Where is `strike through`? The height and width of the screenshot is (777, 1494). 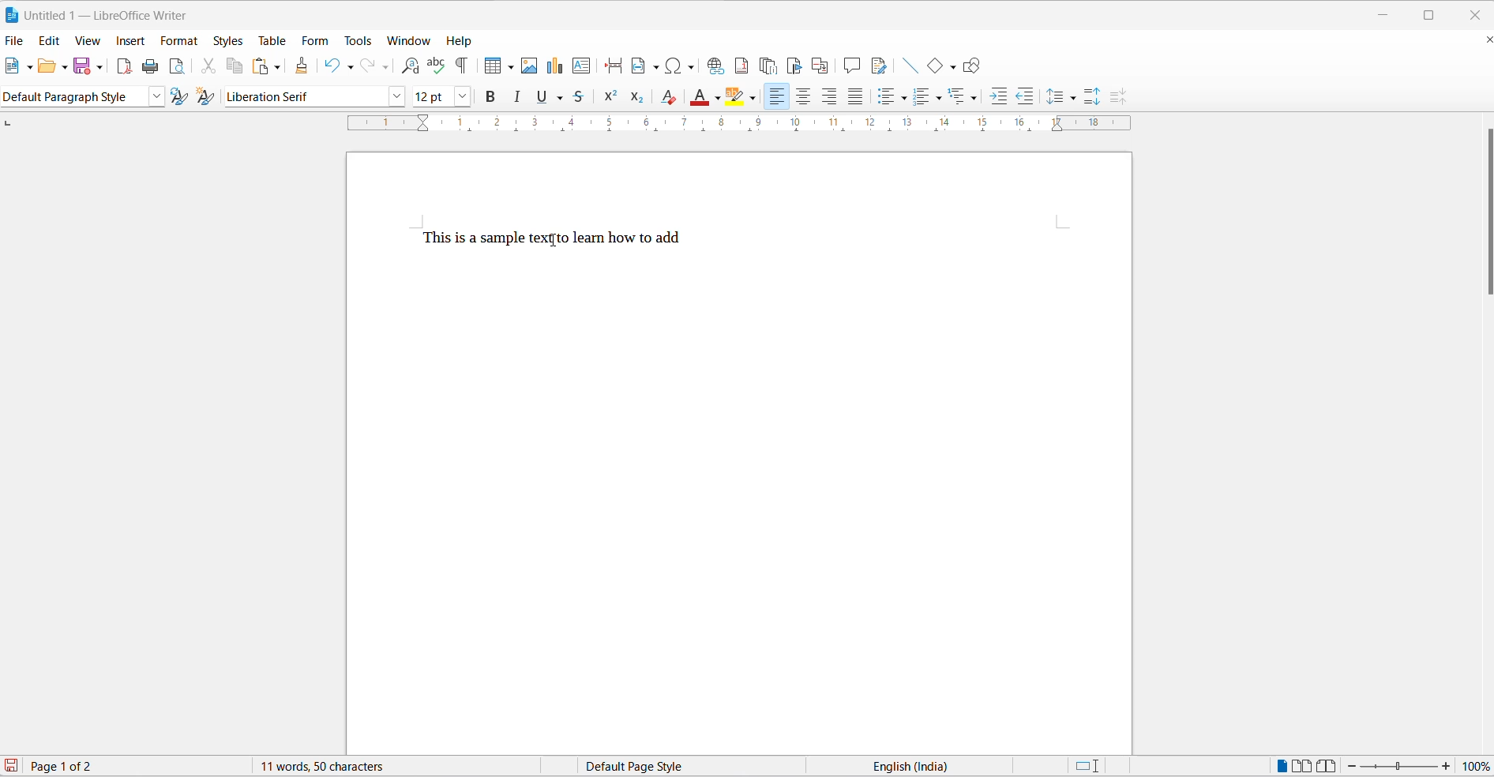 strike through is located at coordinates (584, 99).